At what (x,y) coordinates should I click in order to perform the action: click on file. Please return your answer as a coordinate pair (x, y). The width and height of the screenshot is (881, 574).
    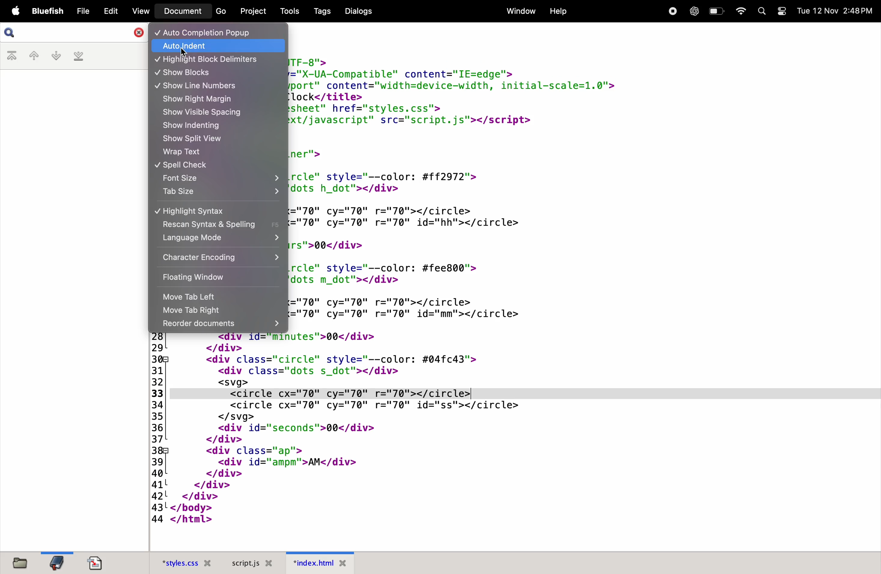
    Looking at the image, I should click on (82, 11).